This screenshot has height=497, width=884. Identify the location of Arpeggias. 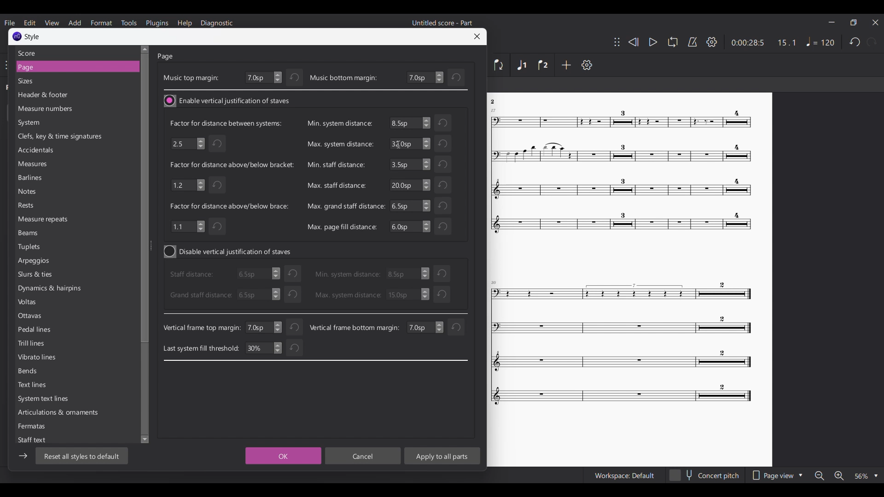
(43, 261).